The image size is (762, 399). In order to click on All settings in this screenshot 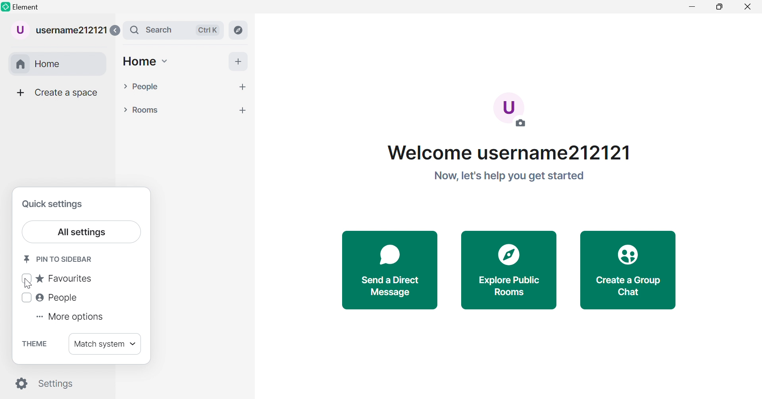, I will do `click(81, 232)`.